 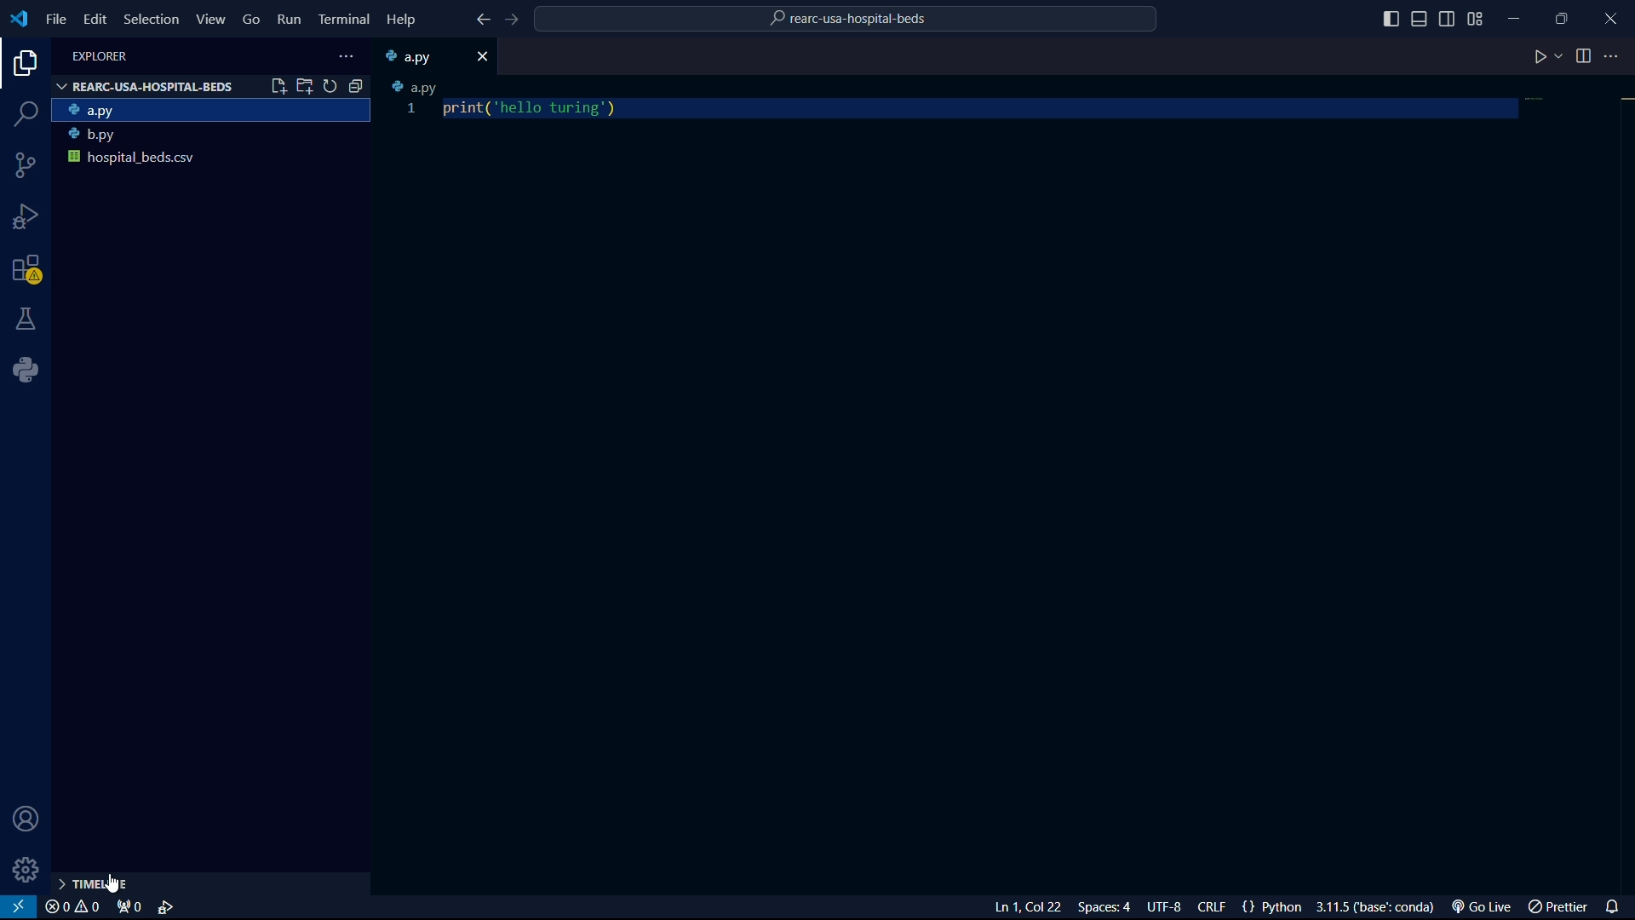 I want to click on new file, so click(x=278, y=85).